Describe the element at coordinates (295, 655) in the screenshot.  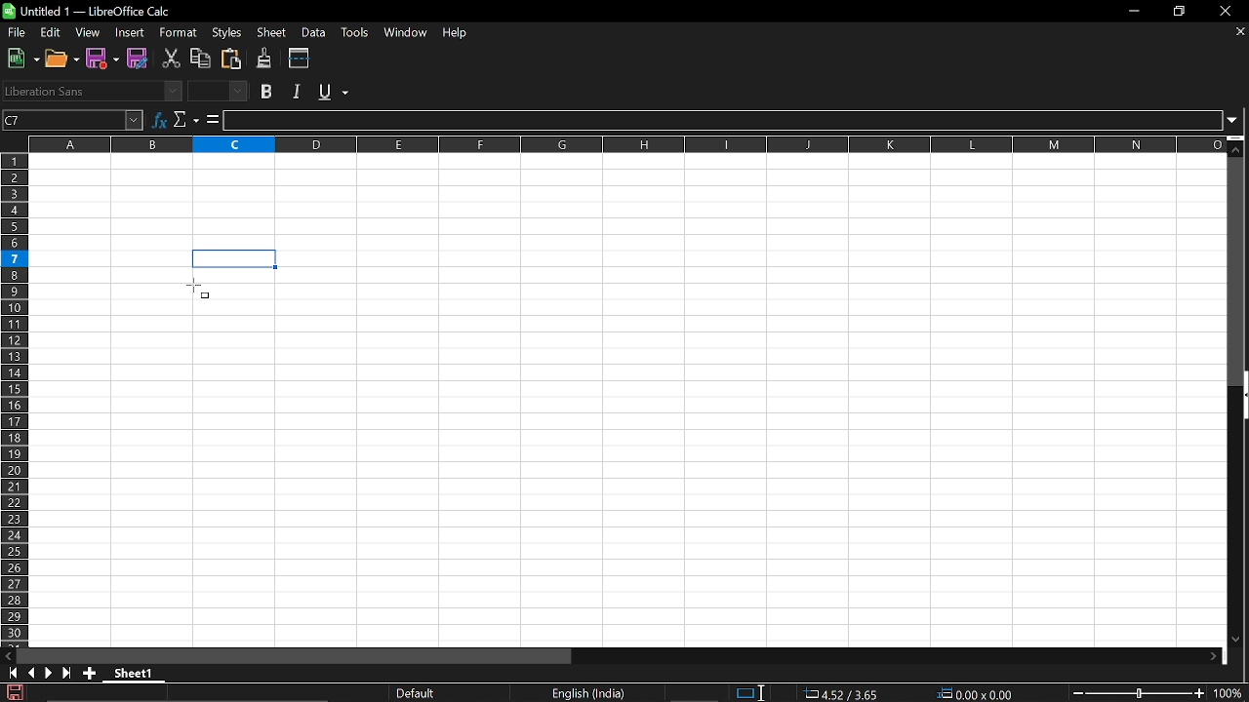
I see `Horizontal scrollbar` at that location.